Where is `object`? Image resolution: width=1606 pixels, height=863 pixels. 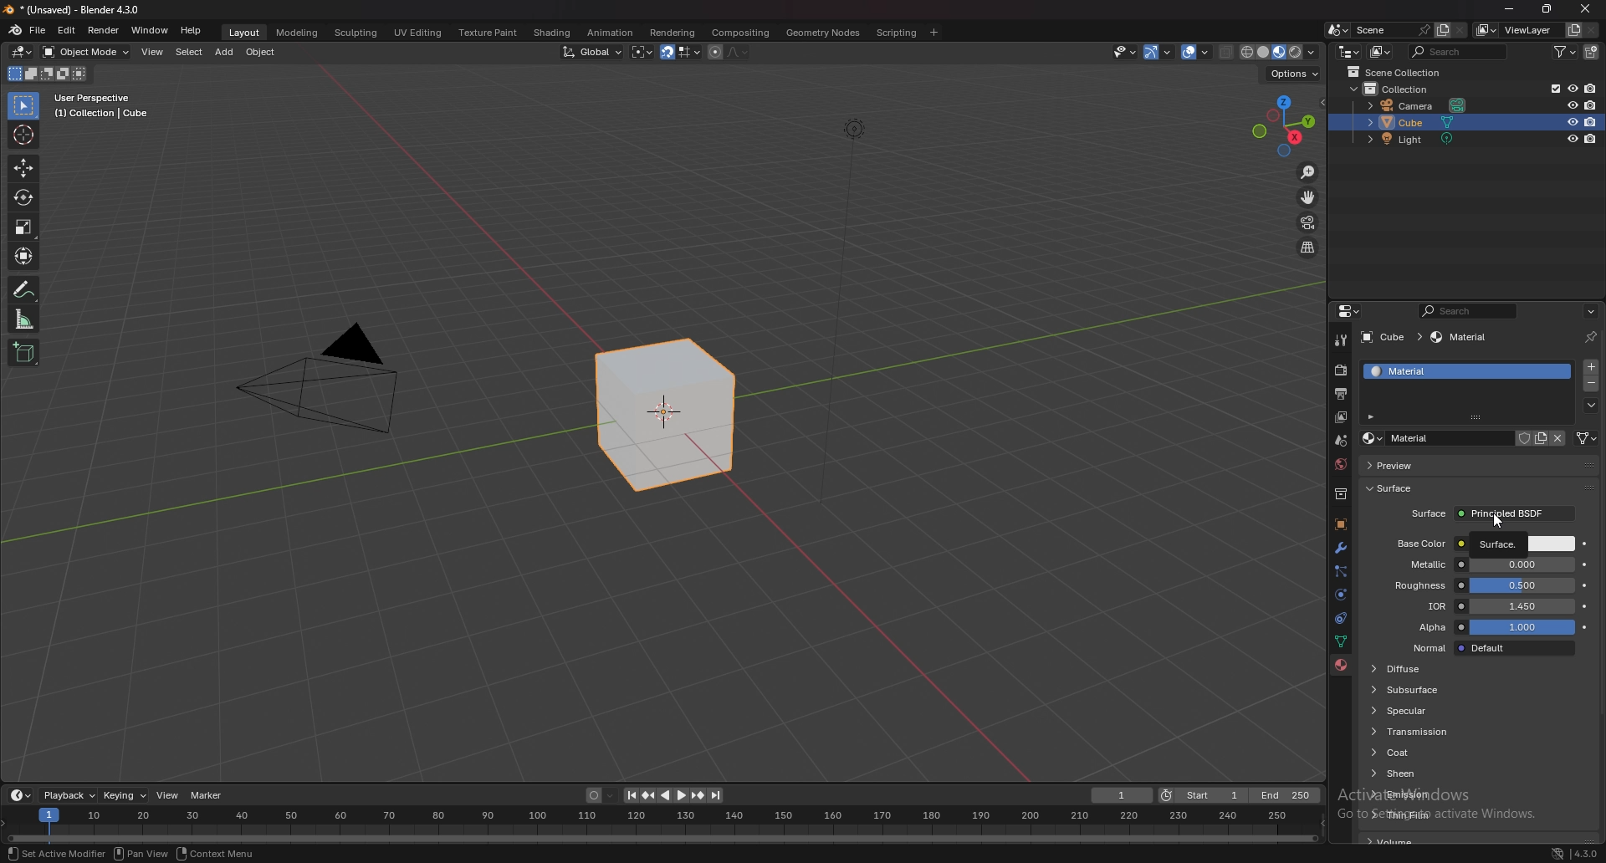
object is located at coordinates (263, 52).